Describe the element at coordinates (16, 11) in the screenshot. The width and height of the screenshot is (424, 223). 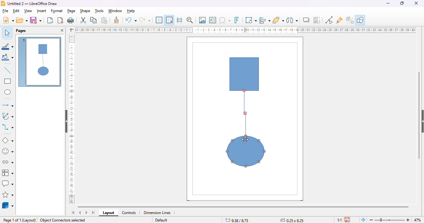
I see `edit` at that location.